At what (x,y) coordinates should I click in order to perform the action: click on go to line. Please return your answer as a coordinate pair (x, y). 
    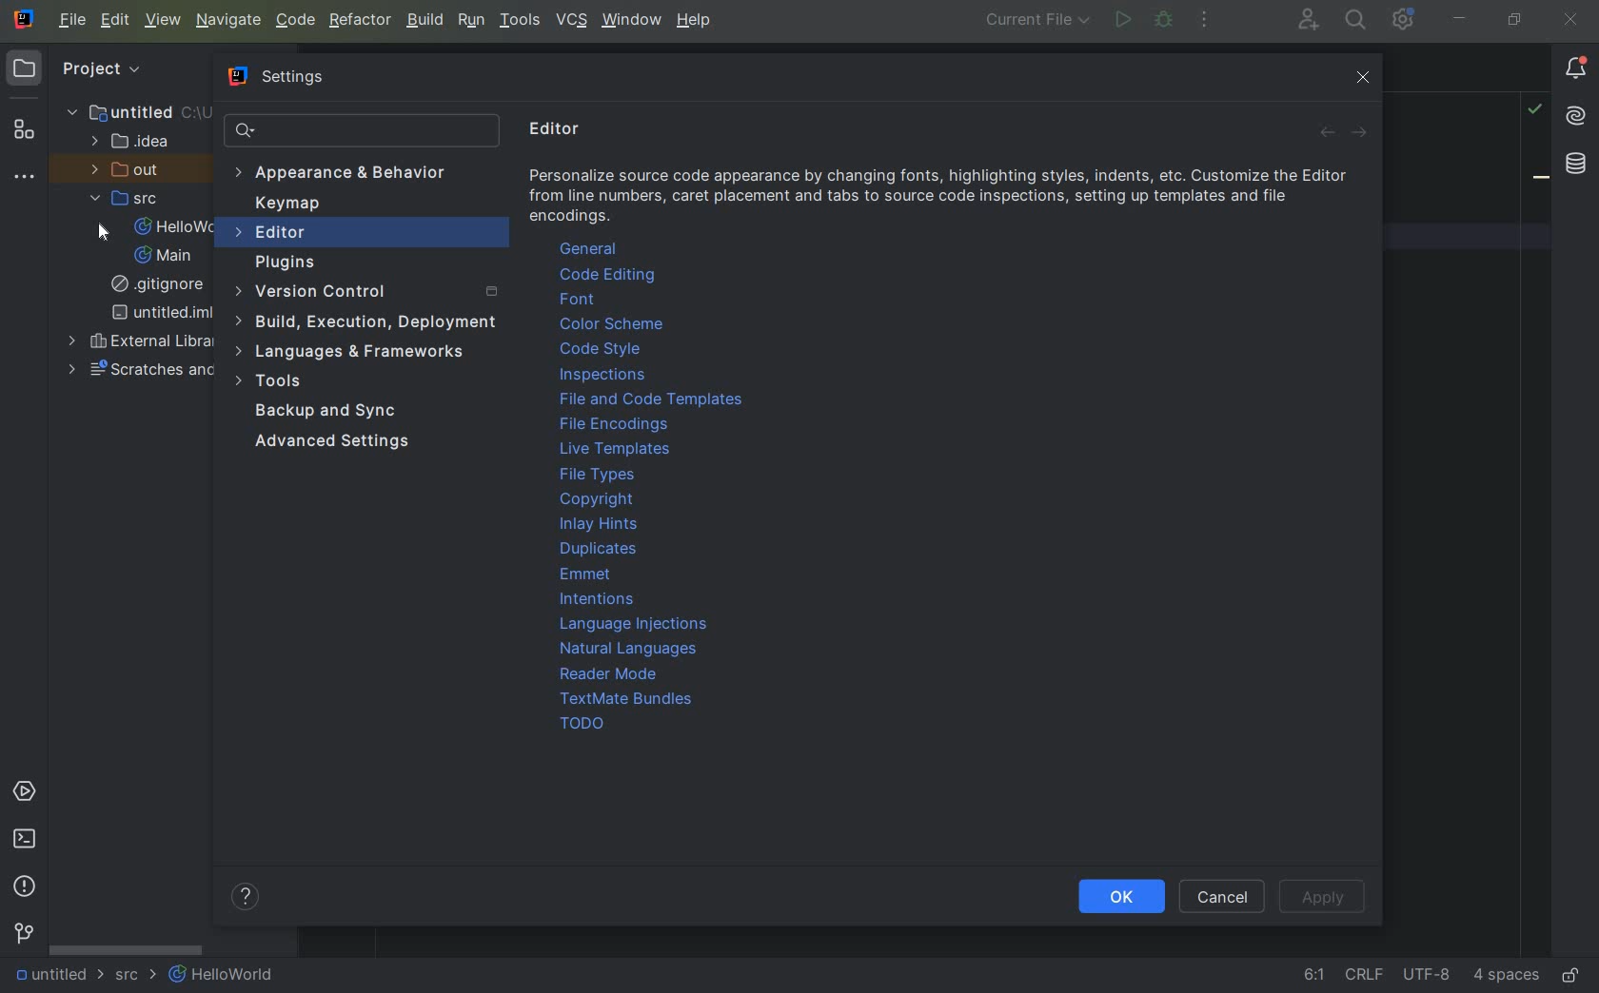
    Looking at the image, I should click on (1313, 975).